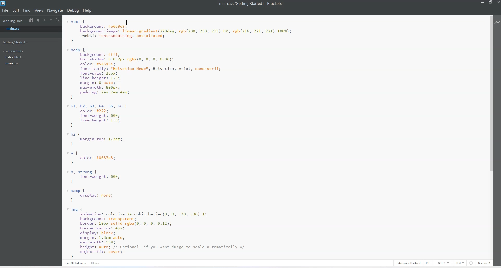 This screenshot has width=501, height=268. Describe the element at coordinates (12, 21) in the screenshot. I see `Working Files` at that location.